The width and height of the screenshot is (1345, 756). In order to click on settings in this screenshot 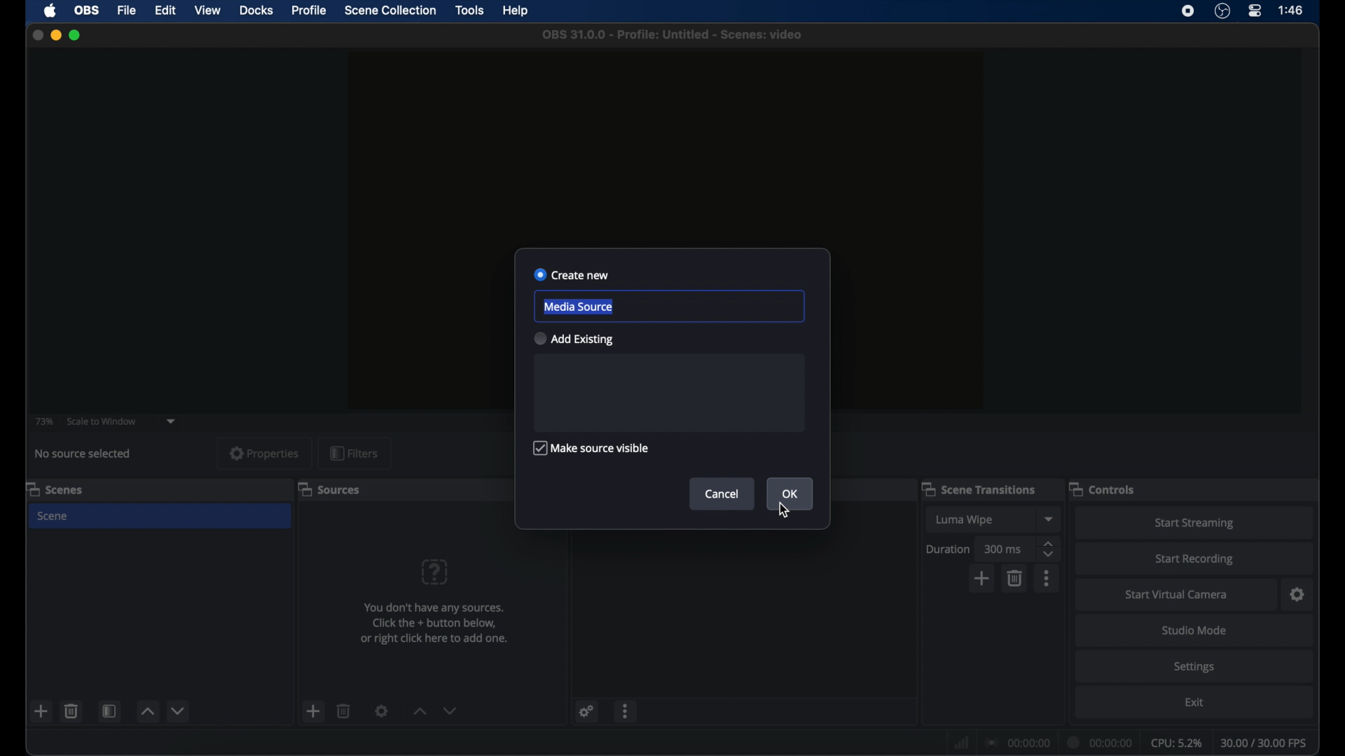, I will do `click(382, 710)`.